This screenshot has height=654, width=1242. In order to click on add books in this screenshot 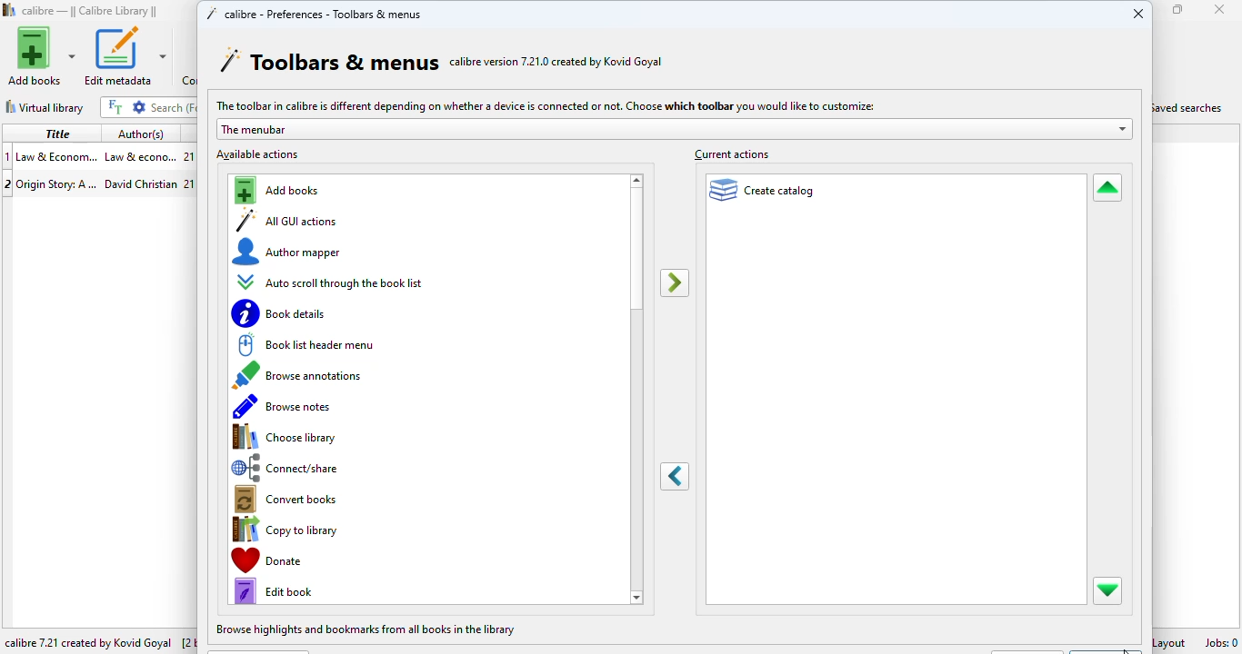, I will do `click(280, 191)`.